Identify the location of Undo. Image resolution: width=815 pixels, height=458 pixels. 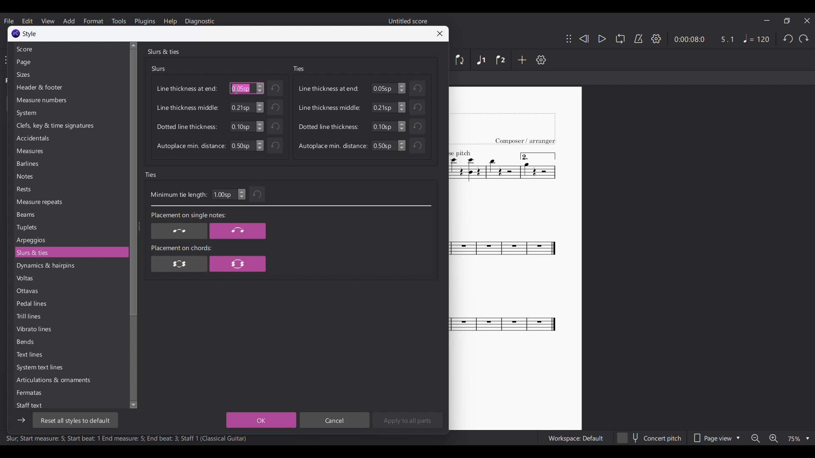
(258, 194).